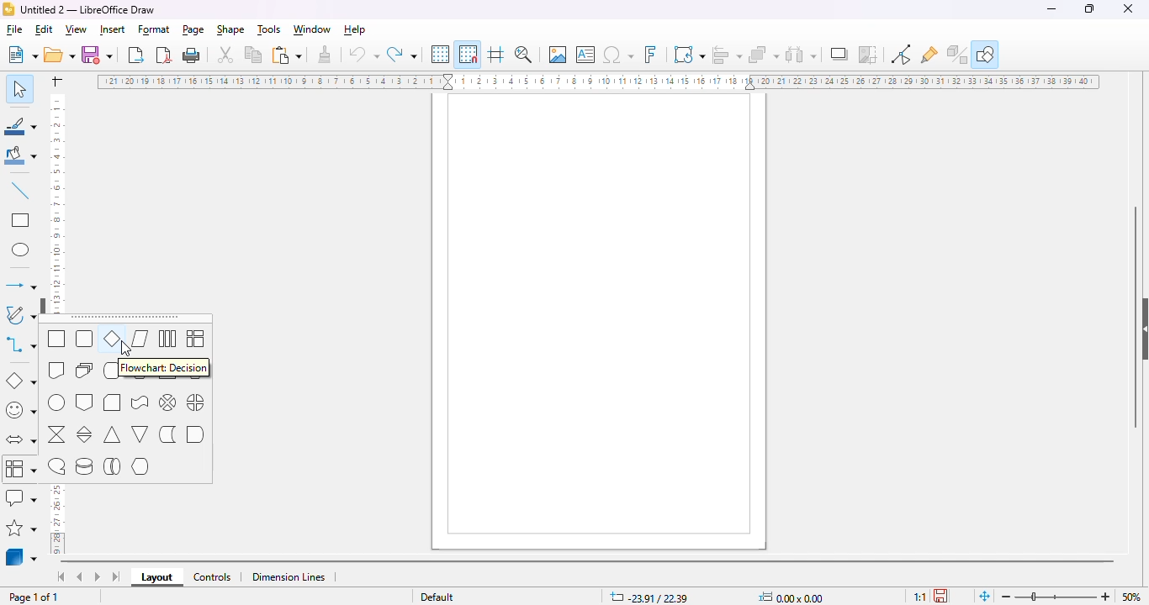  Describe the element at coordinates (56, 369) in the screenshot. I see `flowchart: document` at that location.